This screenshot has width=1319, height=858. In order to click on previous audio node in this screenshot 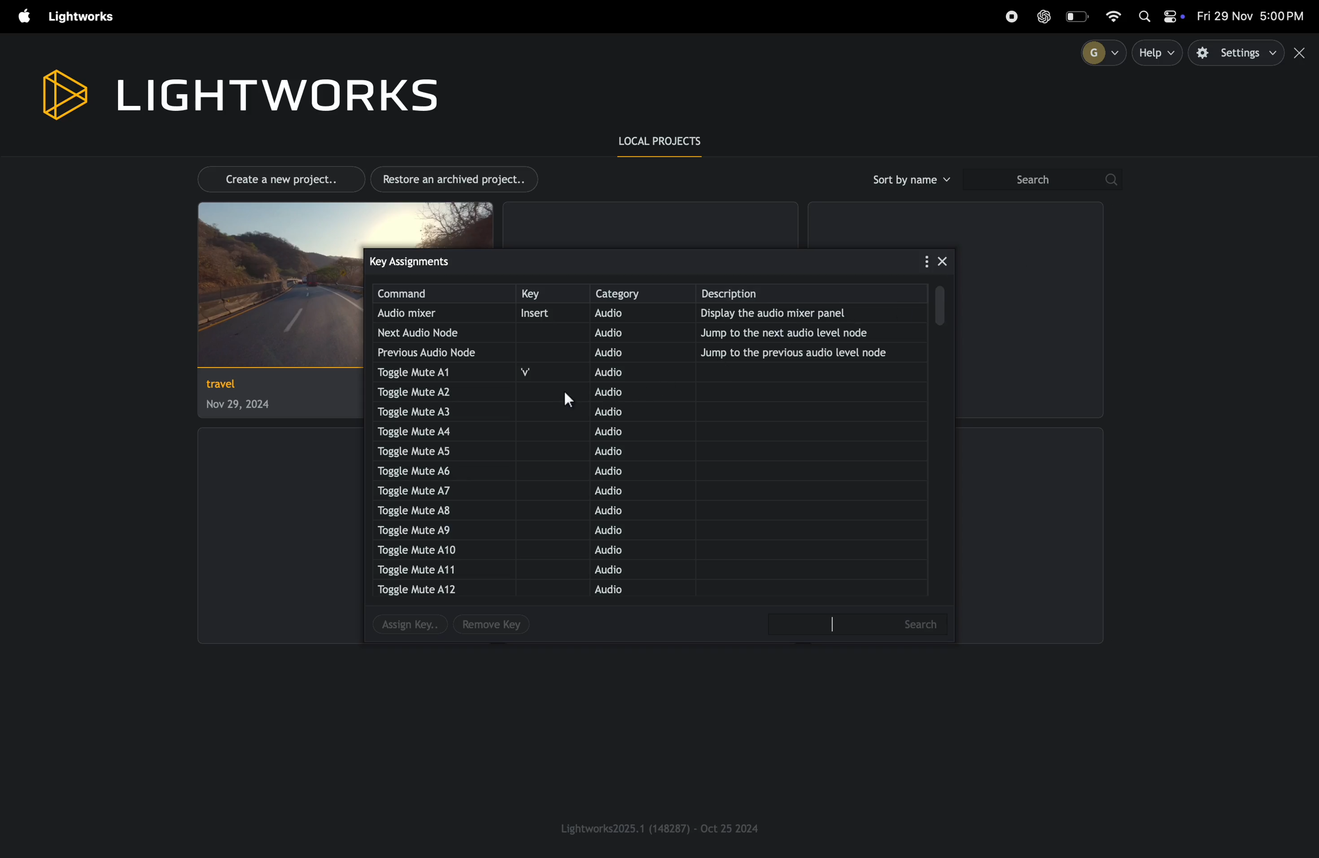, I will do `click(431, 352)`.